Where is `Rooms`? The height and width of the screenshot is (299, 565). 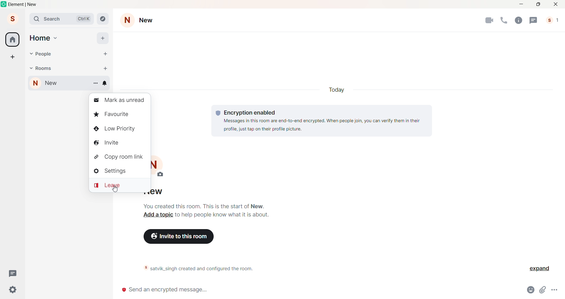
Rooms is located at coordinates (45, 68).